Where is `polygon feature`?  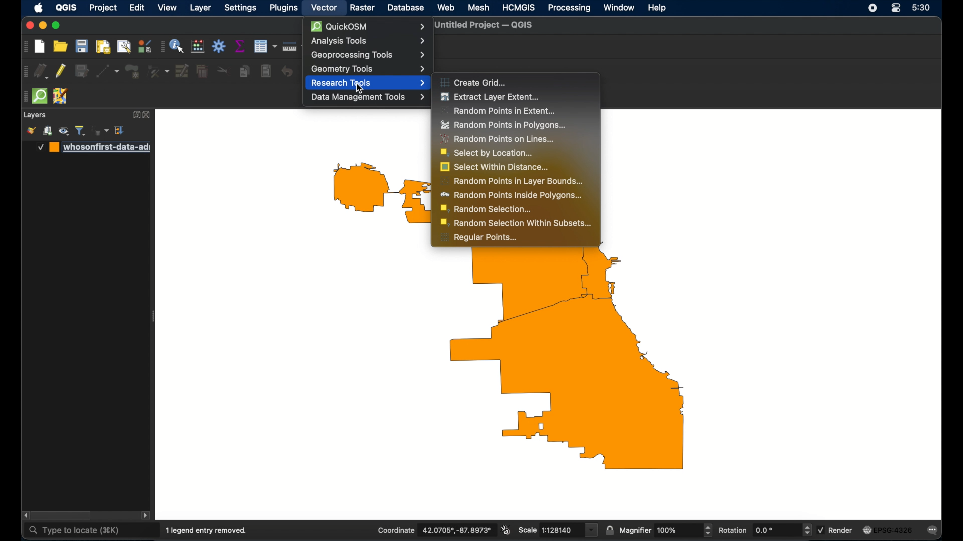
polygon feature is located at coordinates (132, 71).